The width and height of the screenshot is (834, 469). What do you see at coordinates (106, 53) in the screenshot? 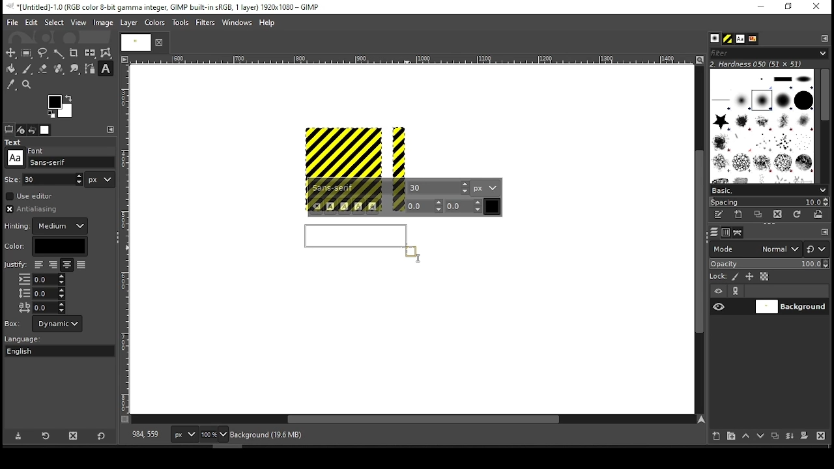
I see `warp transform tool` at bounding box center [106, 53].